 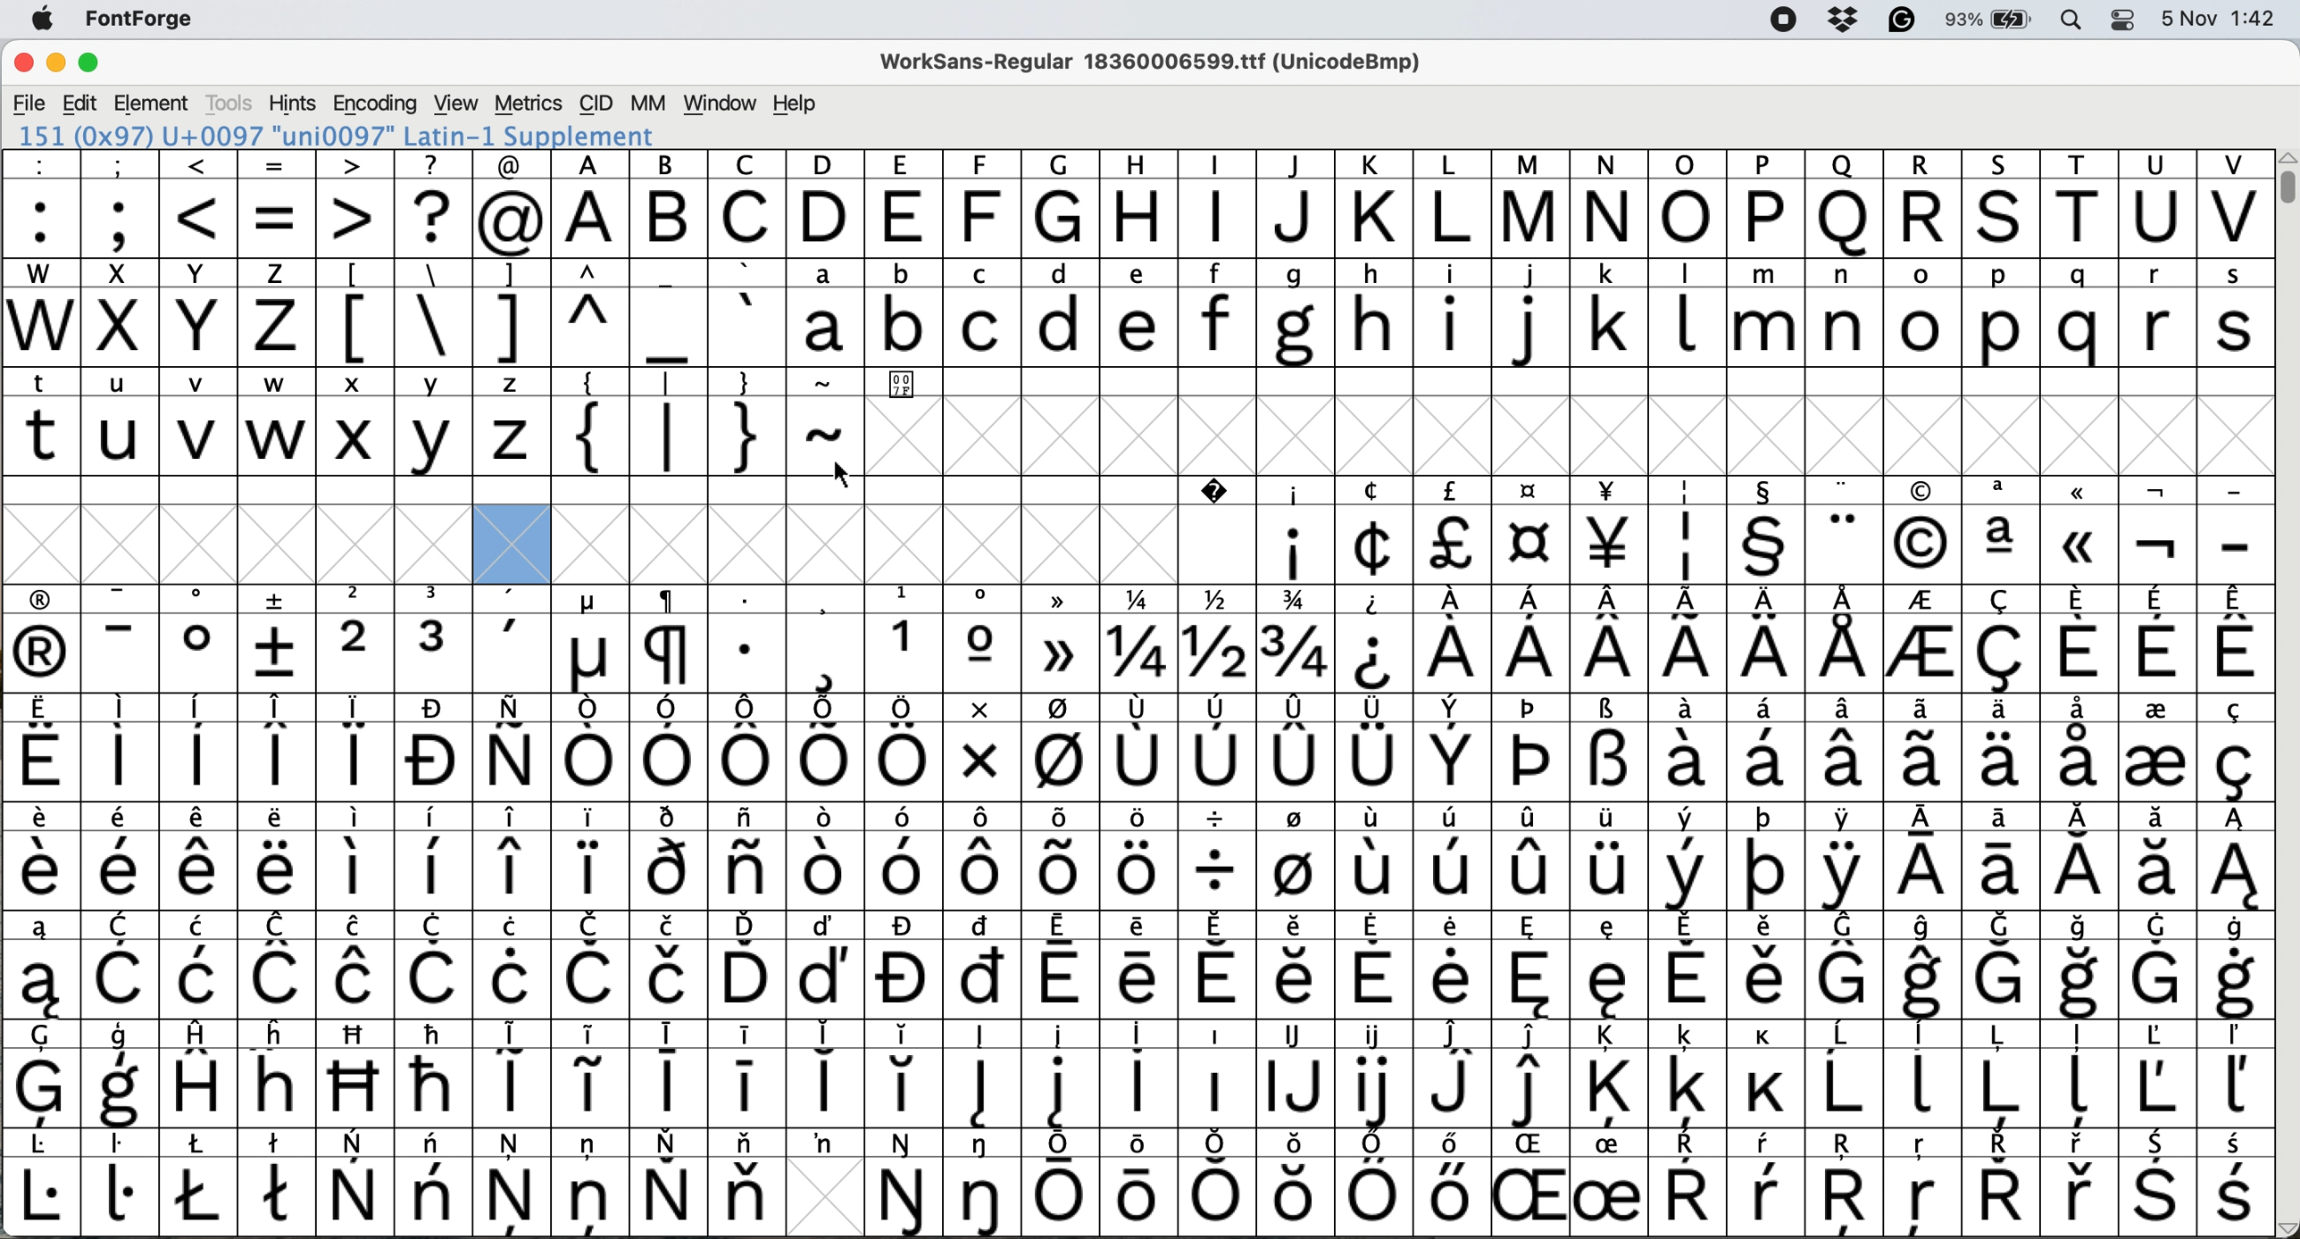 I want to click on u, so click(x=121, y=420).